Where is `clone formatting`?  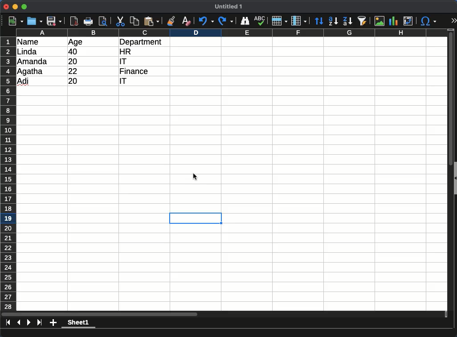 clone formatting is located at coordinates (172, 21).